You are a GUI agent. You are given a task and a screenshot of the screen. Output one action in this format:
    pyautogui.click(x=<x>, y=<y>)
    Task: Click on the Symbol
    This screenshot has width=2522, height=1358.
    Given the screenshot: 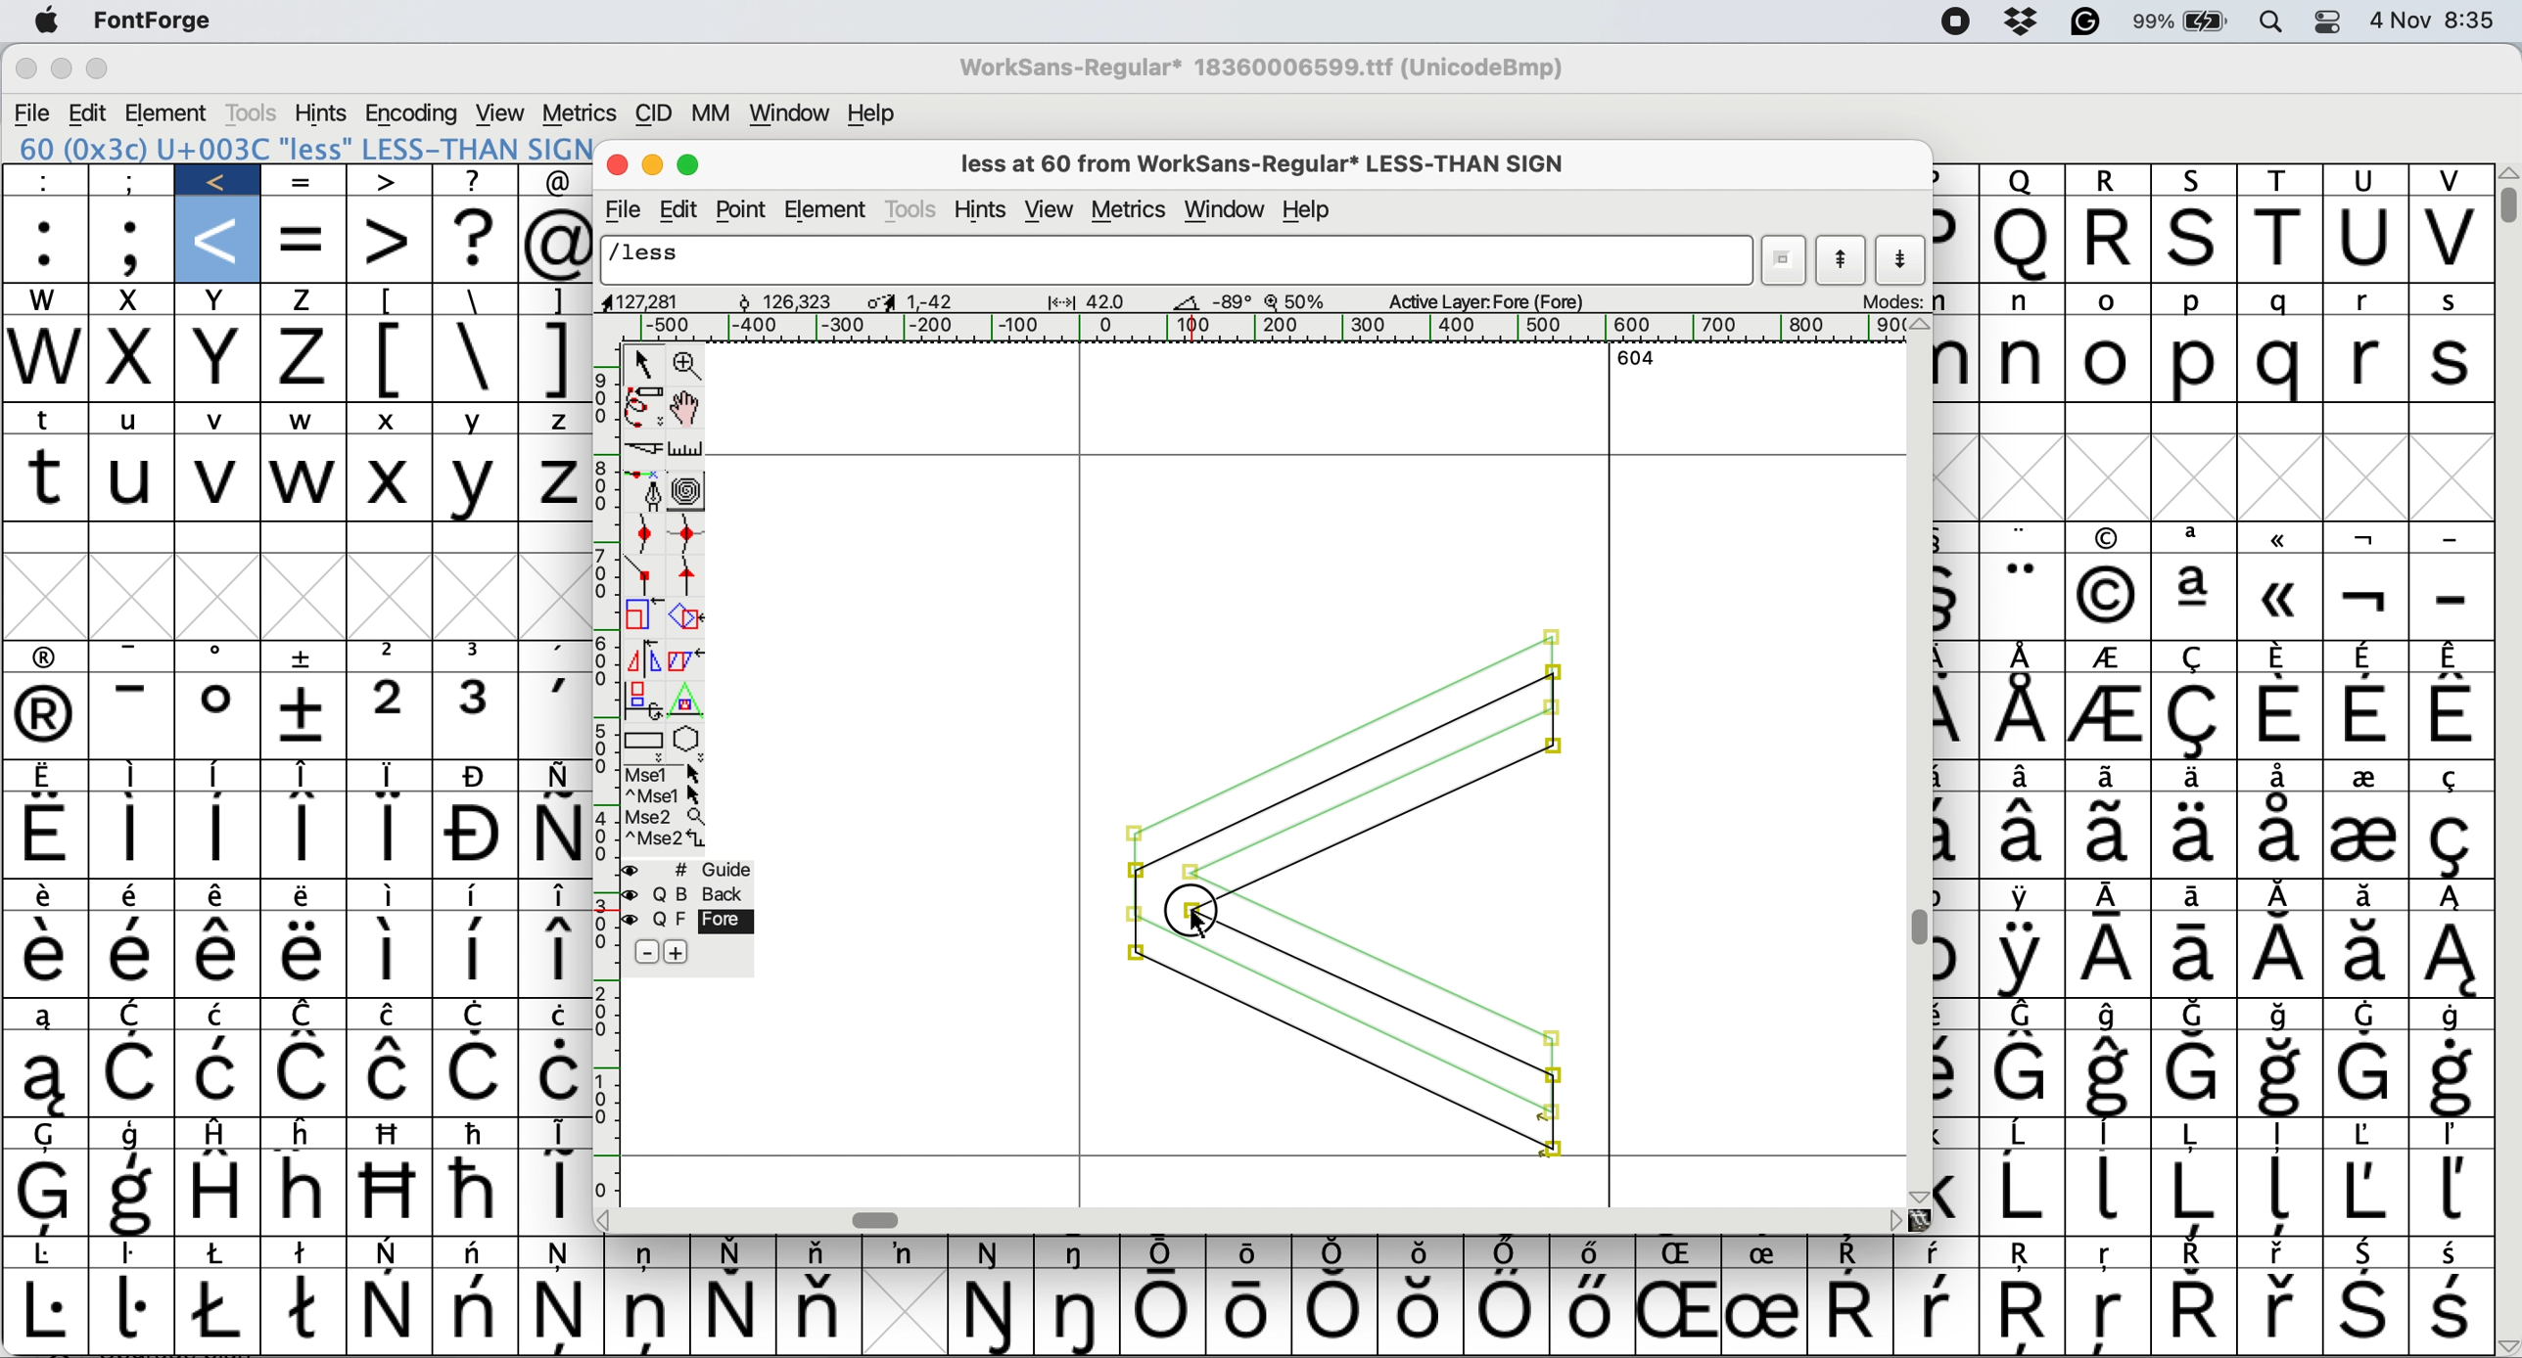 What is the action you would take?
    pyautogui.click(x=2108, y=1317)
    